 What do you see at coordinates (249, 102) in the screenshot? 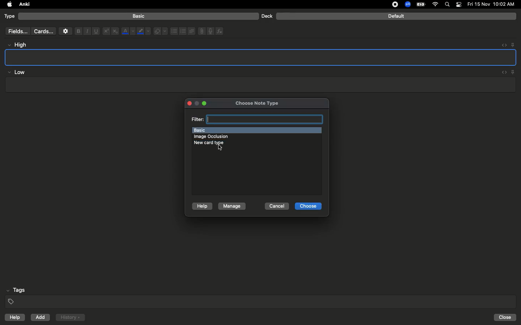
I see `Choose note type` at bounding box center [249, 102].